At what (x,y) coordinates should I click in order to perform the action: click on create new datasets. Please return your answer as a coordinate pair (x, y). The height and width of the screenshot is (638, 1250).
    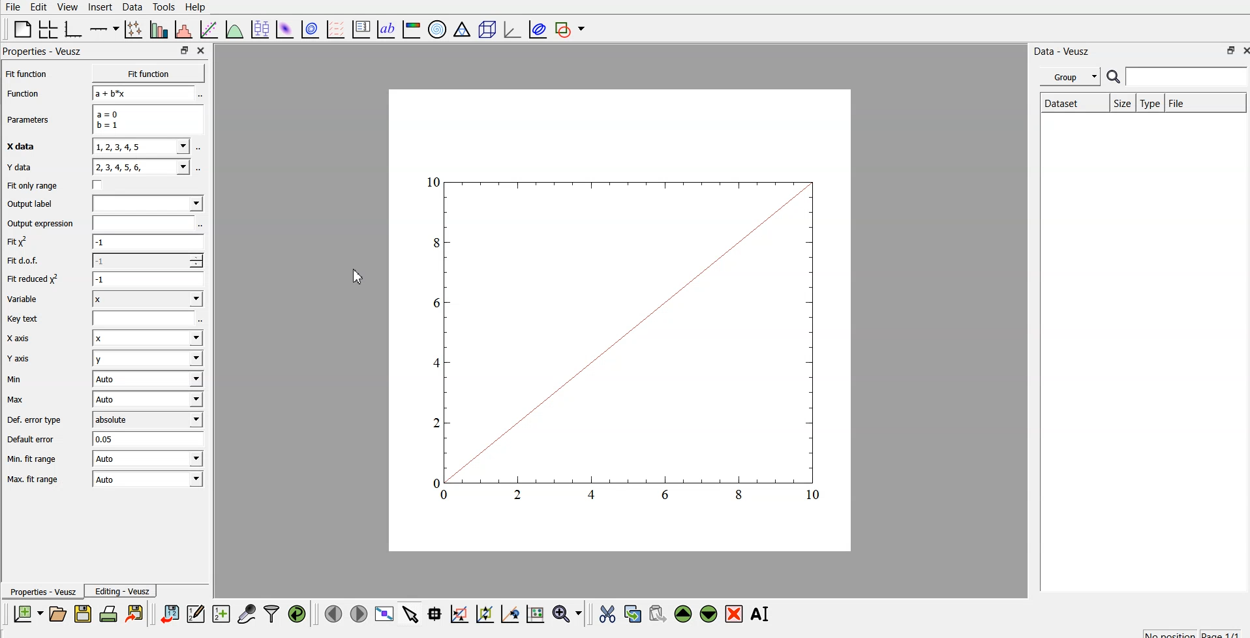
    Looking at the image, I should click on (220, 614).